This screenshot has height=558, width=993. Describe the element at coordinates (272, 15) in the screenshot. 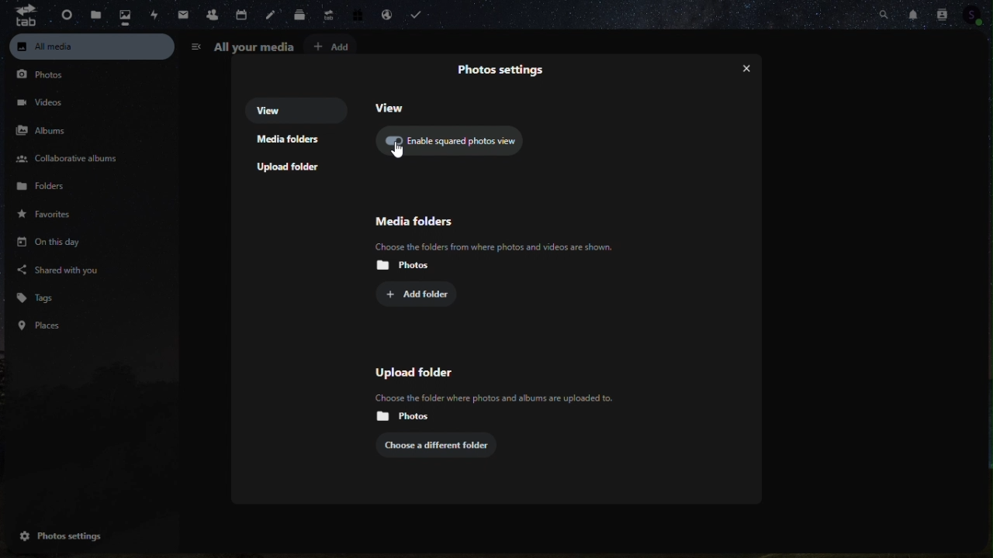

I see `notes` at that location.